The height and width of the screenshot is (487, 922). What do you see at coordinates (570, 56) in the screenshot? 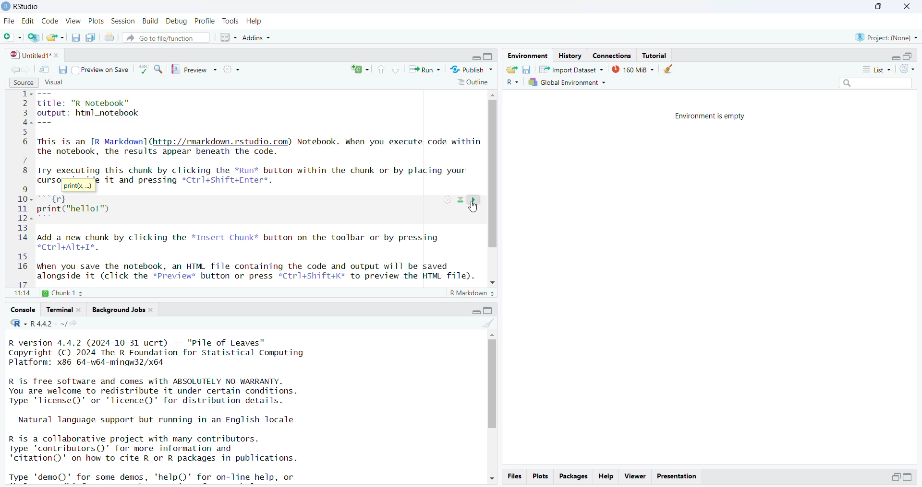
I see `history` at bounding box center [570, 56].